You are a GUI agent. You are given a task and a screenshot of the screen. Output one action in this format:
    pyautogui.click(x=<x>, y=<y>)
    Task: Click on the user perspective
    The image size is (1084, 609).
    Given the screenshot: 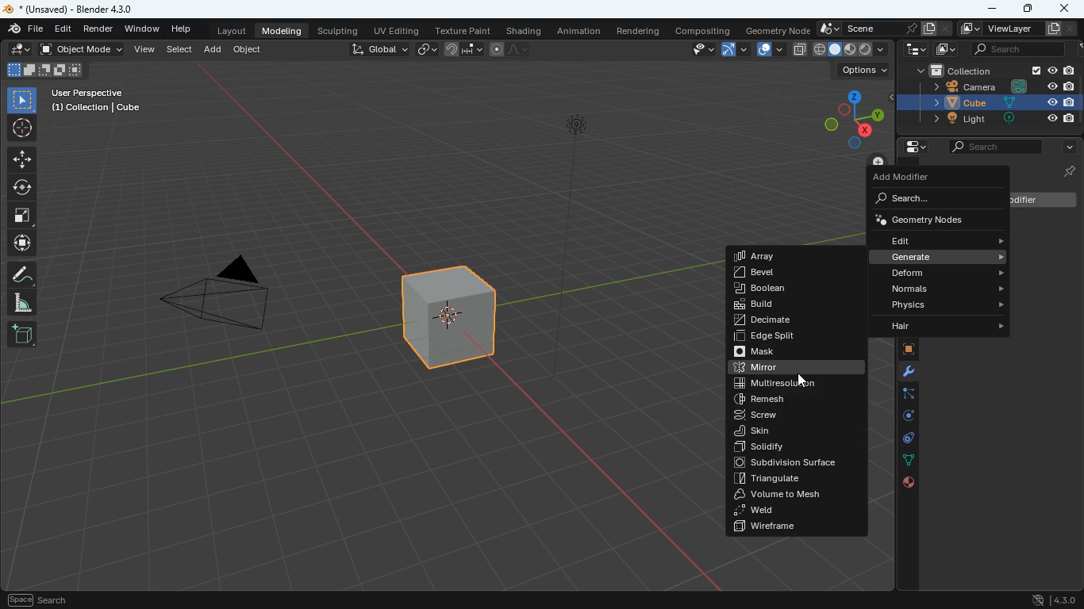 What is the action you would take?
    pyautogui.click(x=98, y=101)
    